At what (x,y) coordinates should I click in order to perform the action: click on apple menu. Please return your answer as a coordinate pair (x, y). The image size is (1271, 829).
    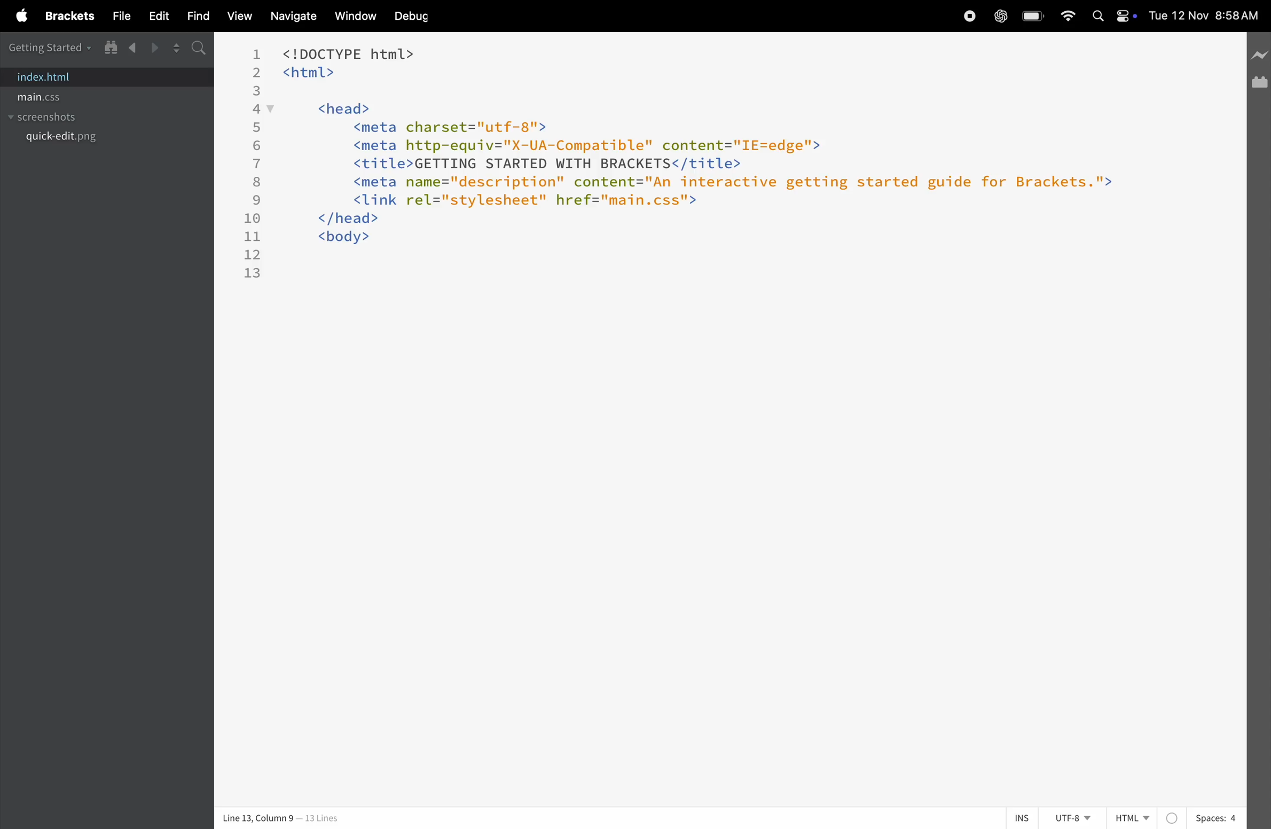
    Looking at the image, I should click on (16, 17).